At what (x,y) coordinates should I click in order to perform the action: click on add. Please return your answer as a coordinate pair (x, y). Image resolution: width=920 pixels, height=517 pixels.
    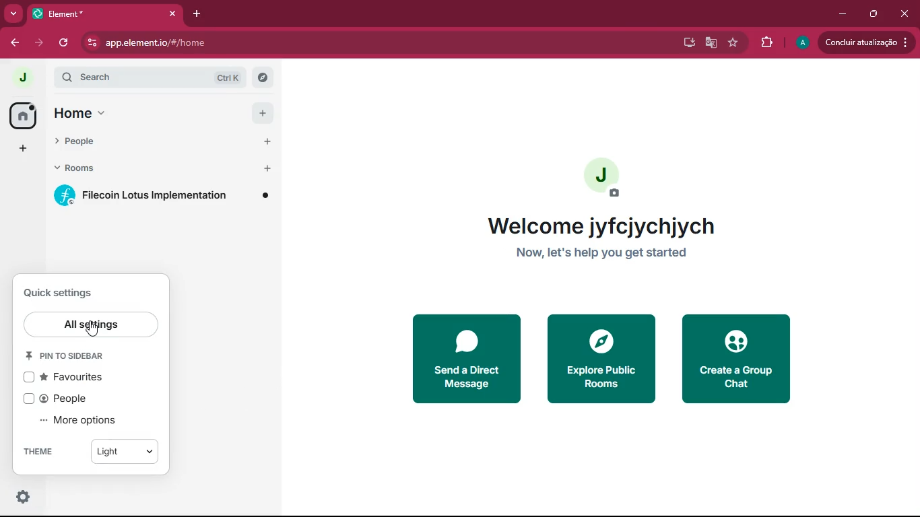
    Looking at the image, I should click on (259, 112).